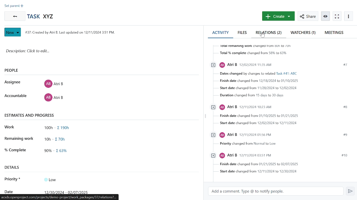 This screenshot has height=200, width=357. Describe the element at coordinates (8, 191) in the screenshot. I see `date` at that location.